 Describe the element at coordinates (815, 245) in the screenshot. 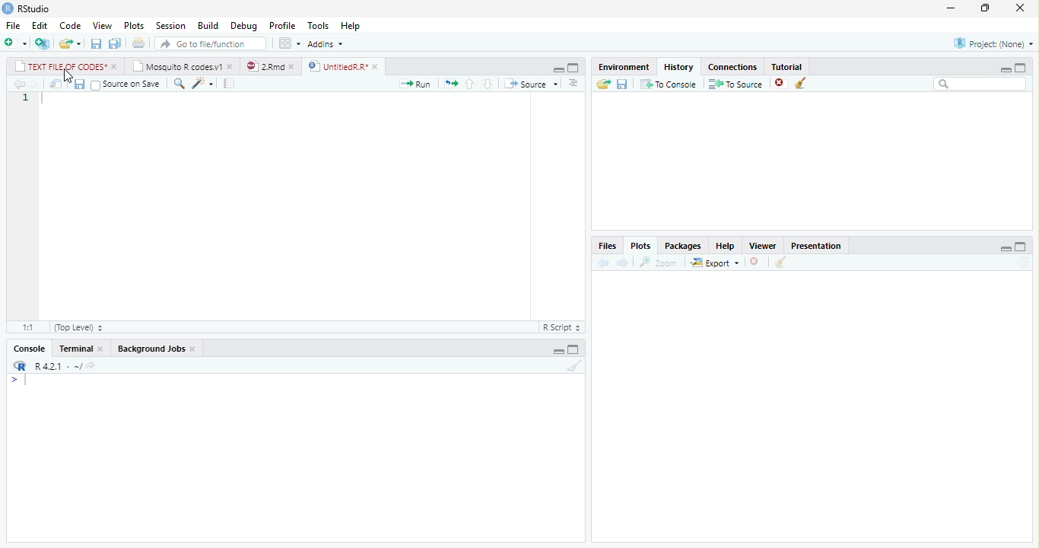

I see `Presentation` at that location.